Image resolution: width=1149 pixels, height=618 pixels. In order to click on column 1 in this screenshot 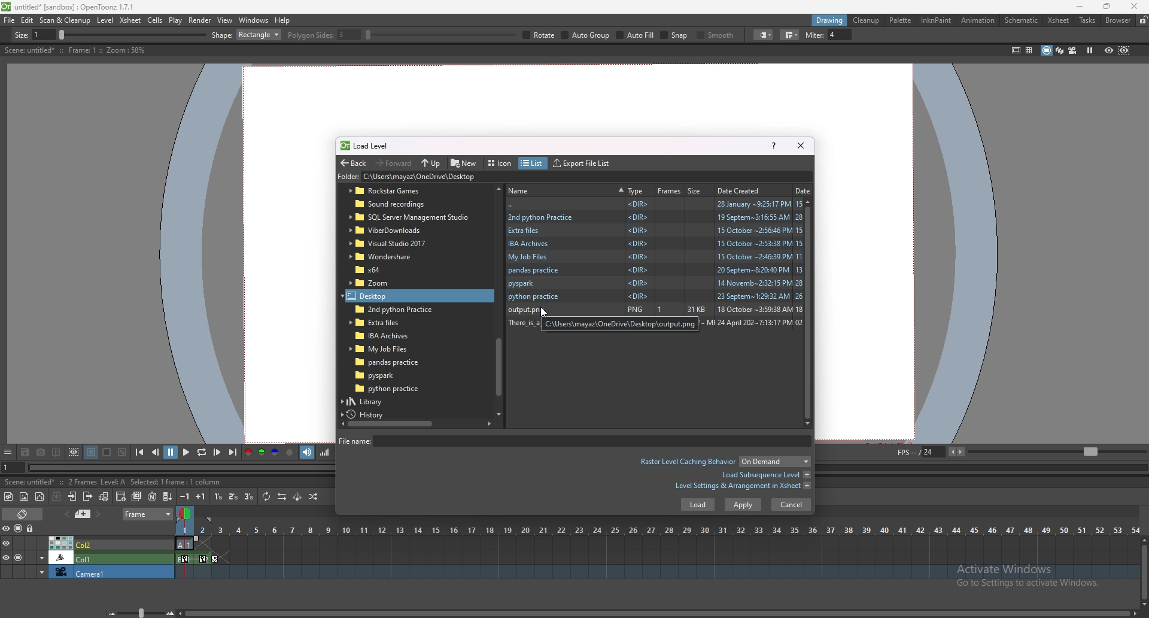, I will do `click(87, 557)`.